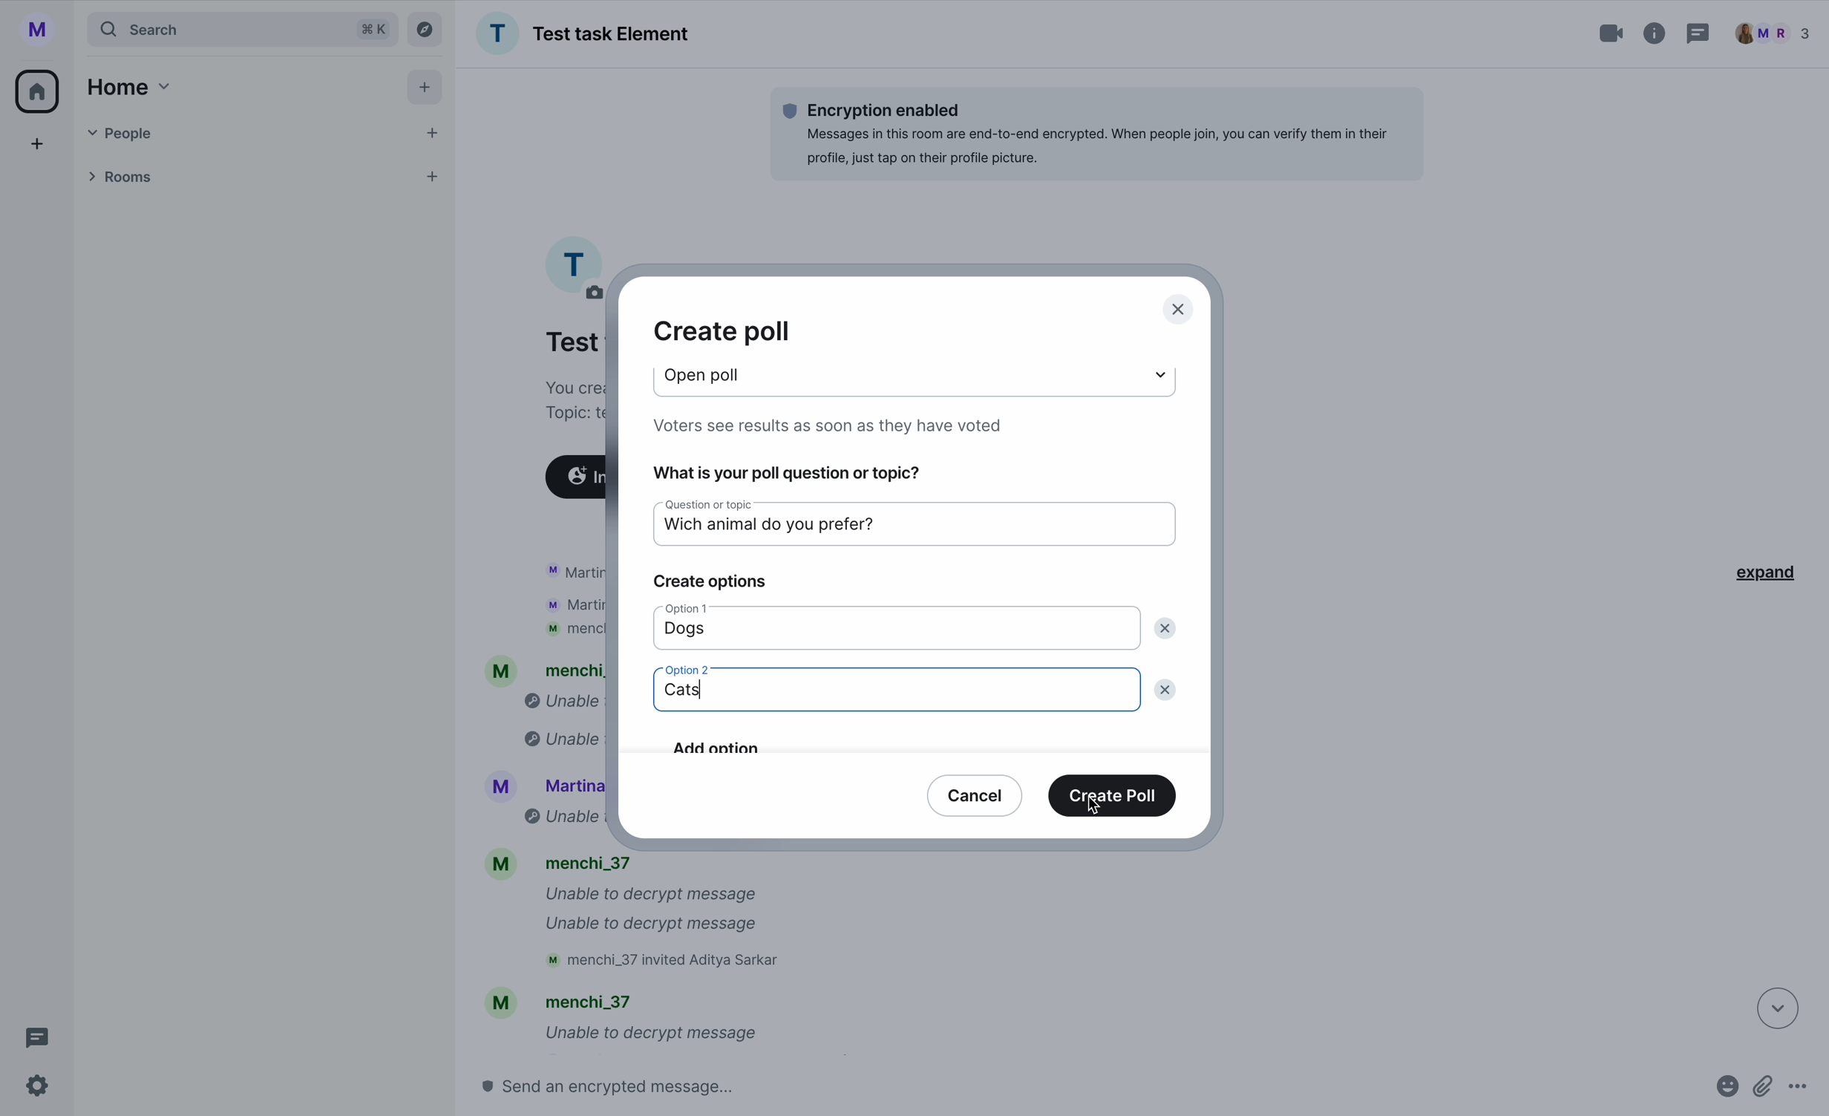 Image resolution: width=1829 pixels, height=1116 pixels. What do you see at coordinates (574, 264) in the screenshot?
I see `profile picture` at bounding box center [574, 264].